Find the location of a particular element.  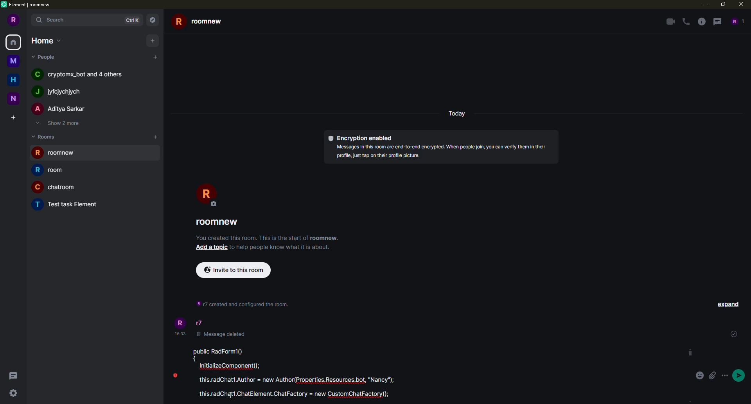

info is located at coordinates (280, 249).